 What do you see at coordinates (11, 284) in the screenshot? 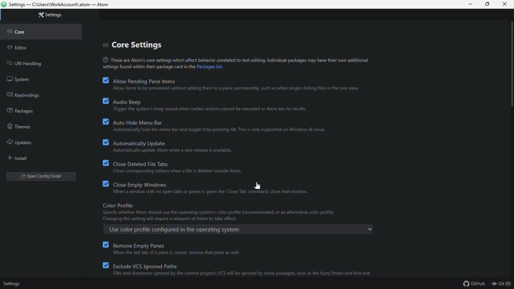
I see `Settings` at bounding box center [11, 284].